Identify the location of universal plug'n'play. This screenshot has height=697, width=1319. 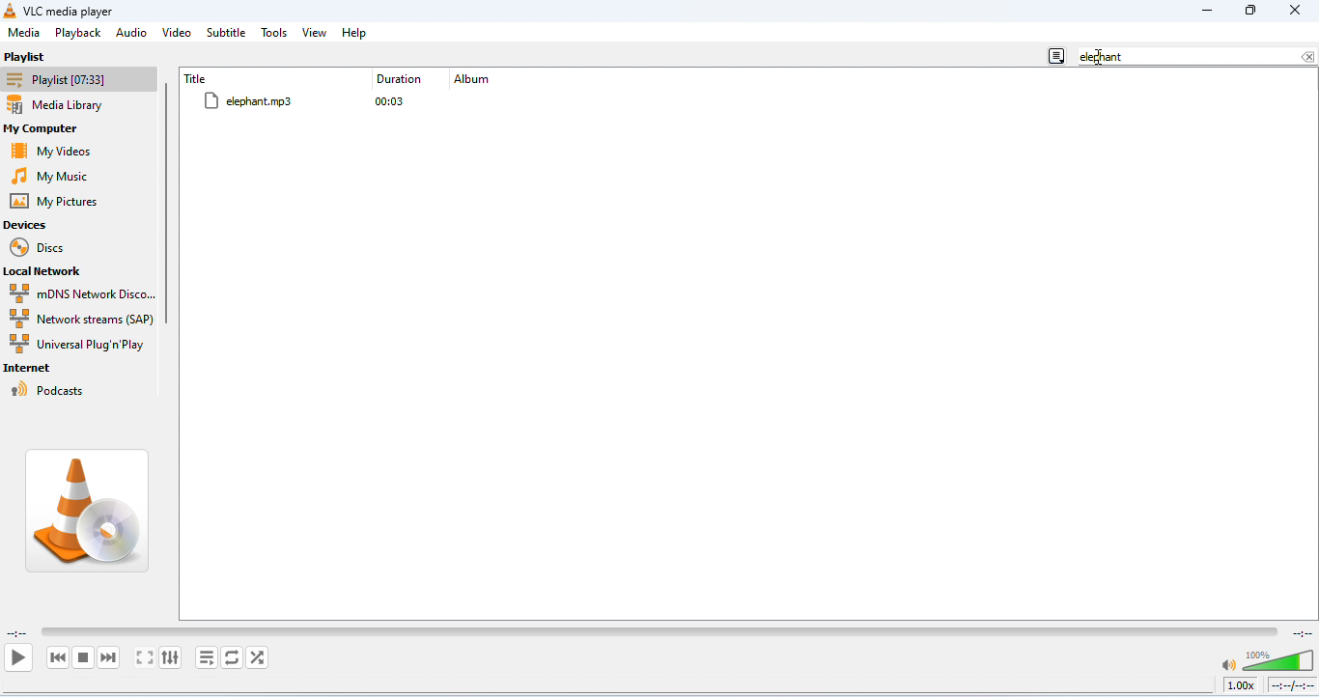
(78, 346).